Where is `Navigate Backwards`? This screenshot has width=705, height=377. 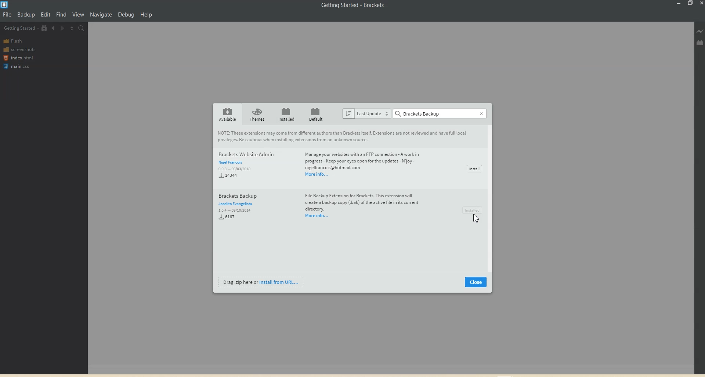
Navigate Backwards is located at coordinates (54, 28).